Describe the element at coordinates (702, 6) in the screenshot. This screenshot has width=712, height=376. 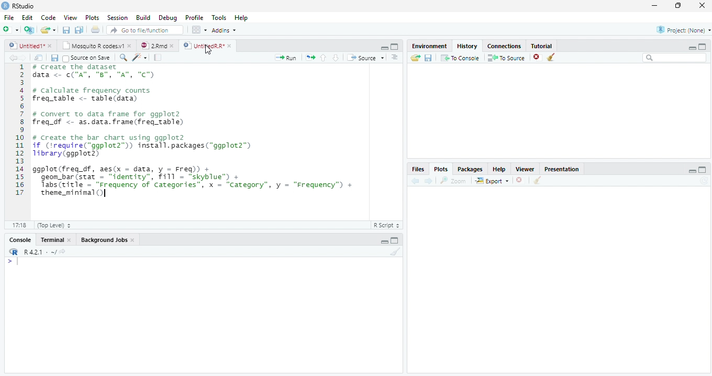
I see `Close` at that location.